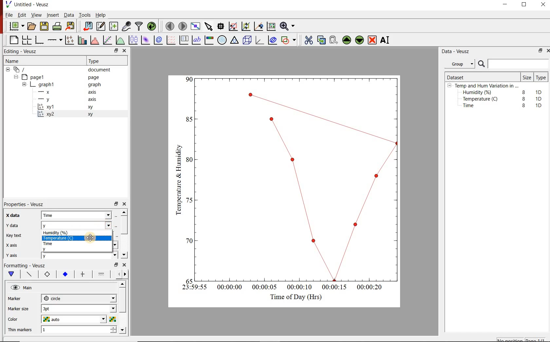 The image size is (550, 342). Describe the element at coordinates (543, 5) in the screenshot. I see `close` at that location.